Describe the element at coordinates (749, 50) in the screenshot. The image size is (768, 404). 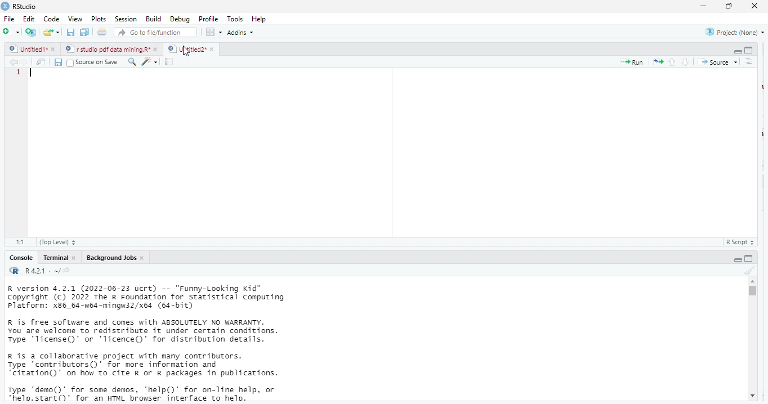
I see `hide console` at that location.